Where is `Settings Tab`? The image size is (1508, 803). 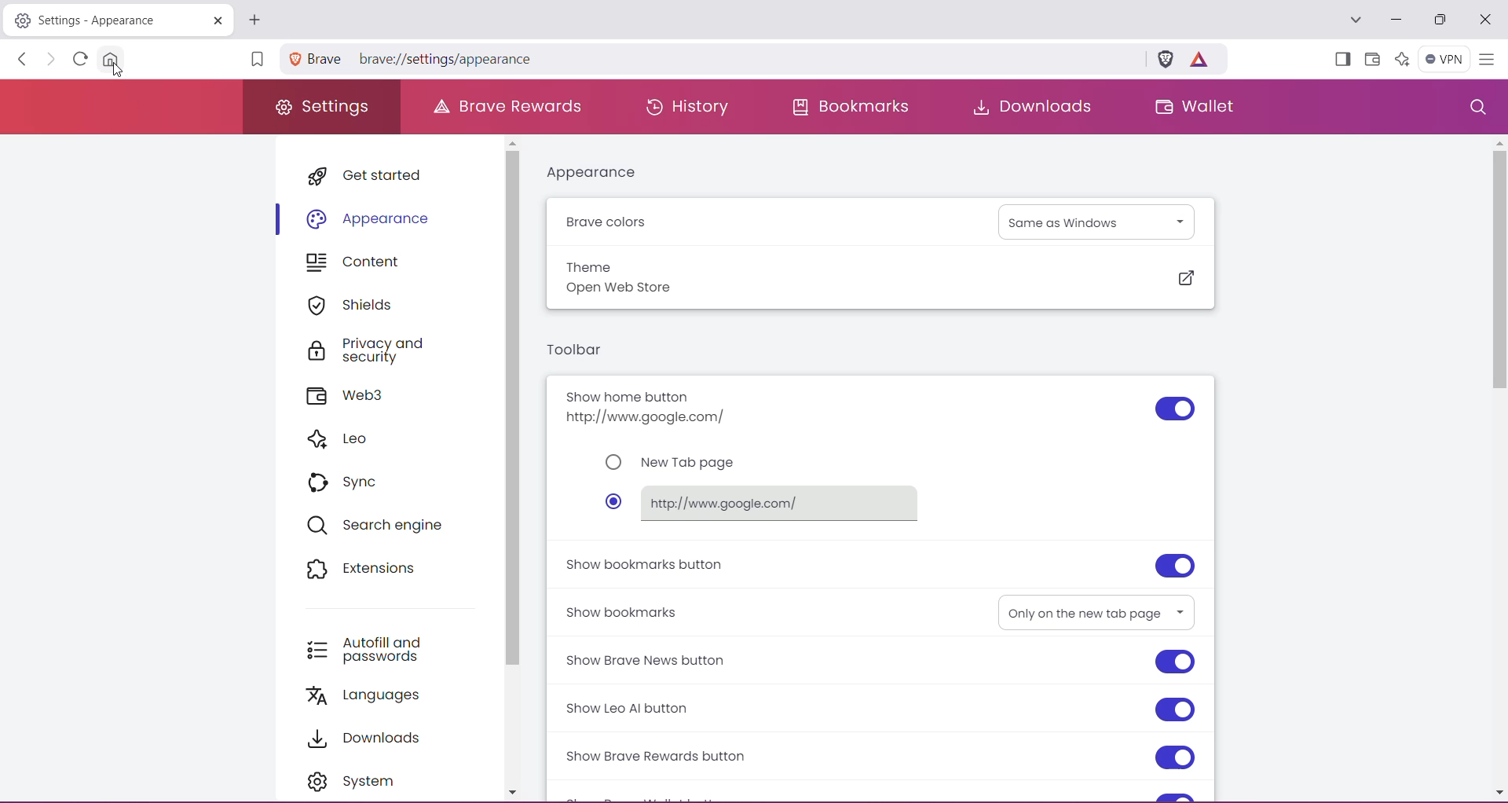
Settings Tab is located at coordinates (94, 20).